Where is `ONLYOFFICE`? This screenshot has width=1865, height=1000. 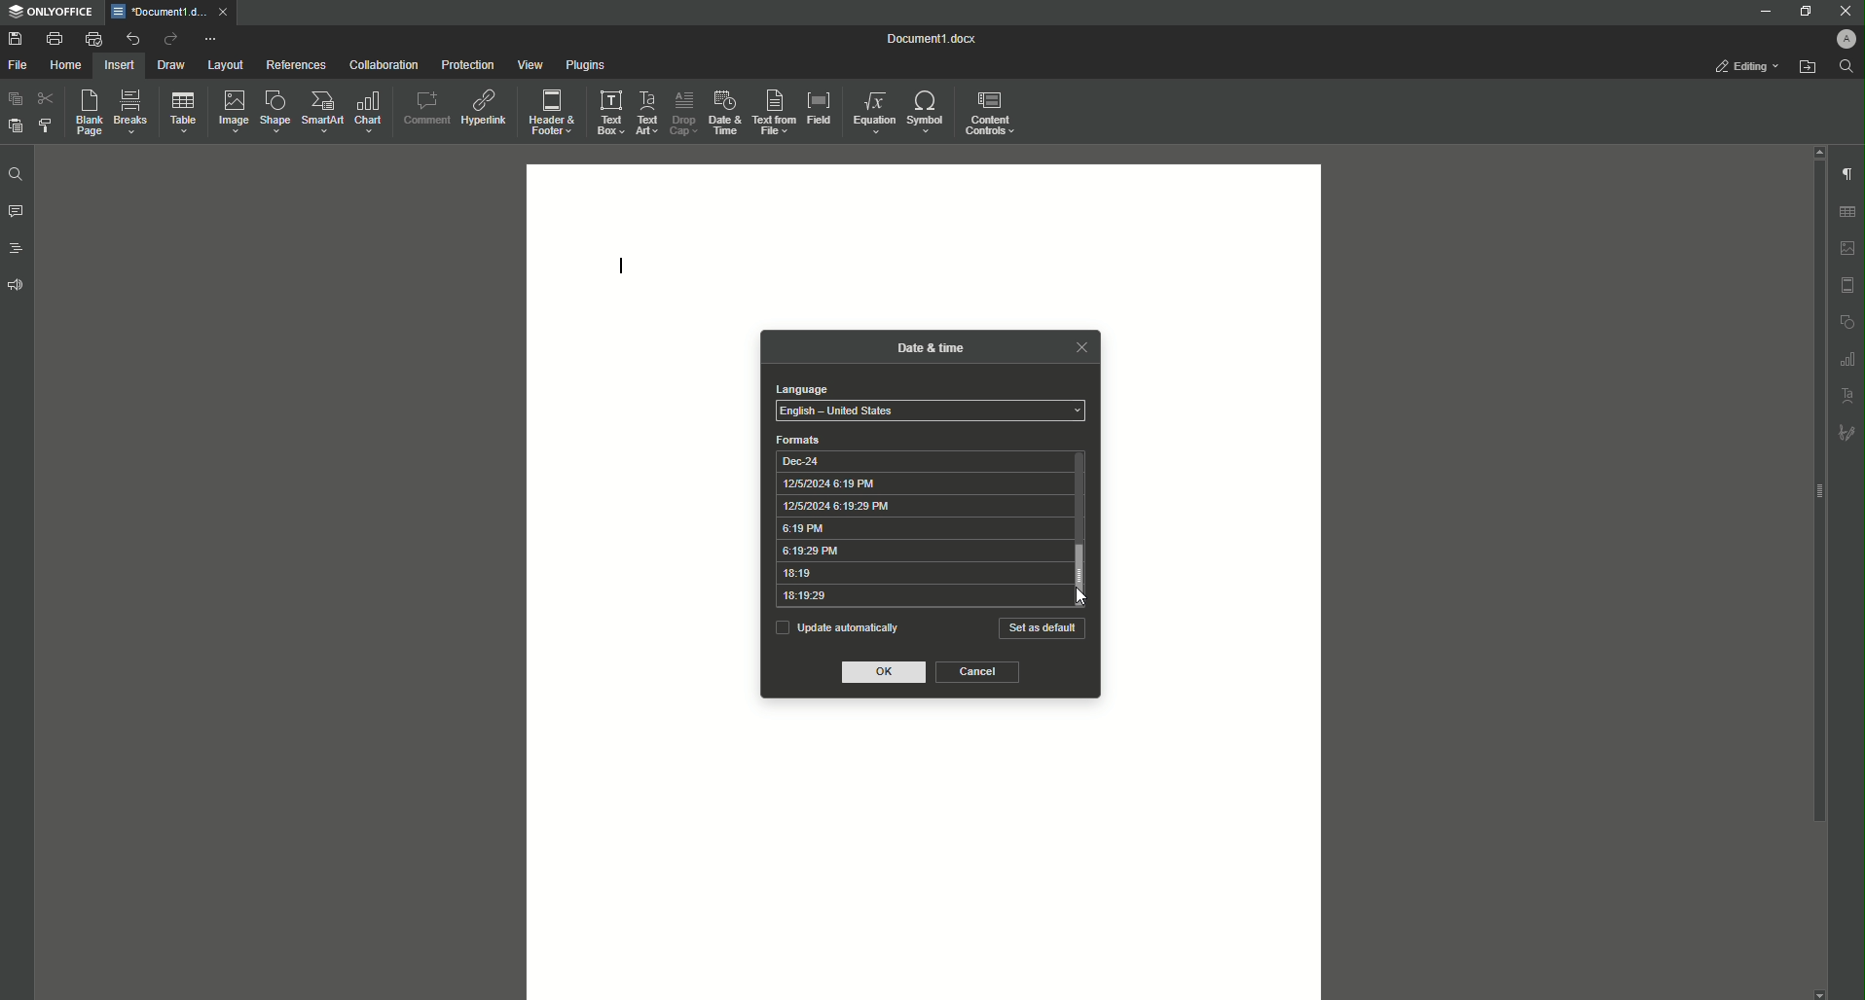
ONLYOFFICE is located at coordinates (50, 13).